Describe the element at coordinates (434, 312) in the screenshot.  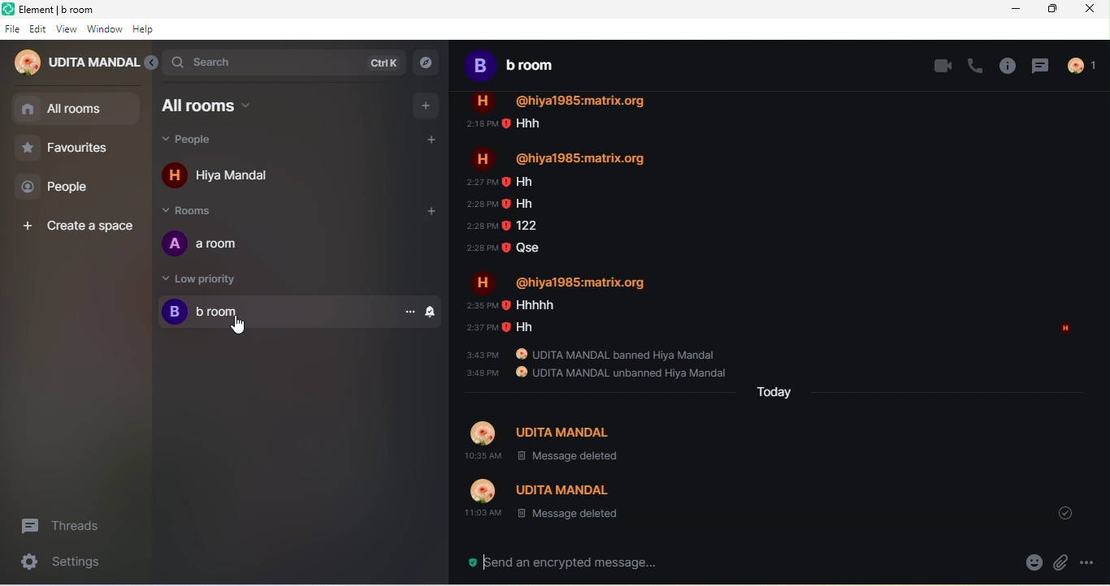
I see `notification` at that location.